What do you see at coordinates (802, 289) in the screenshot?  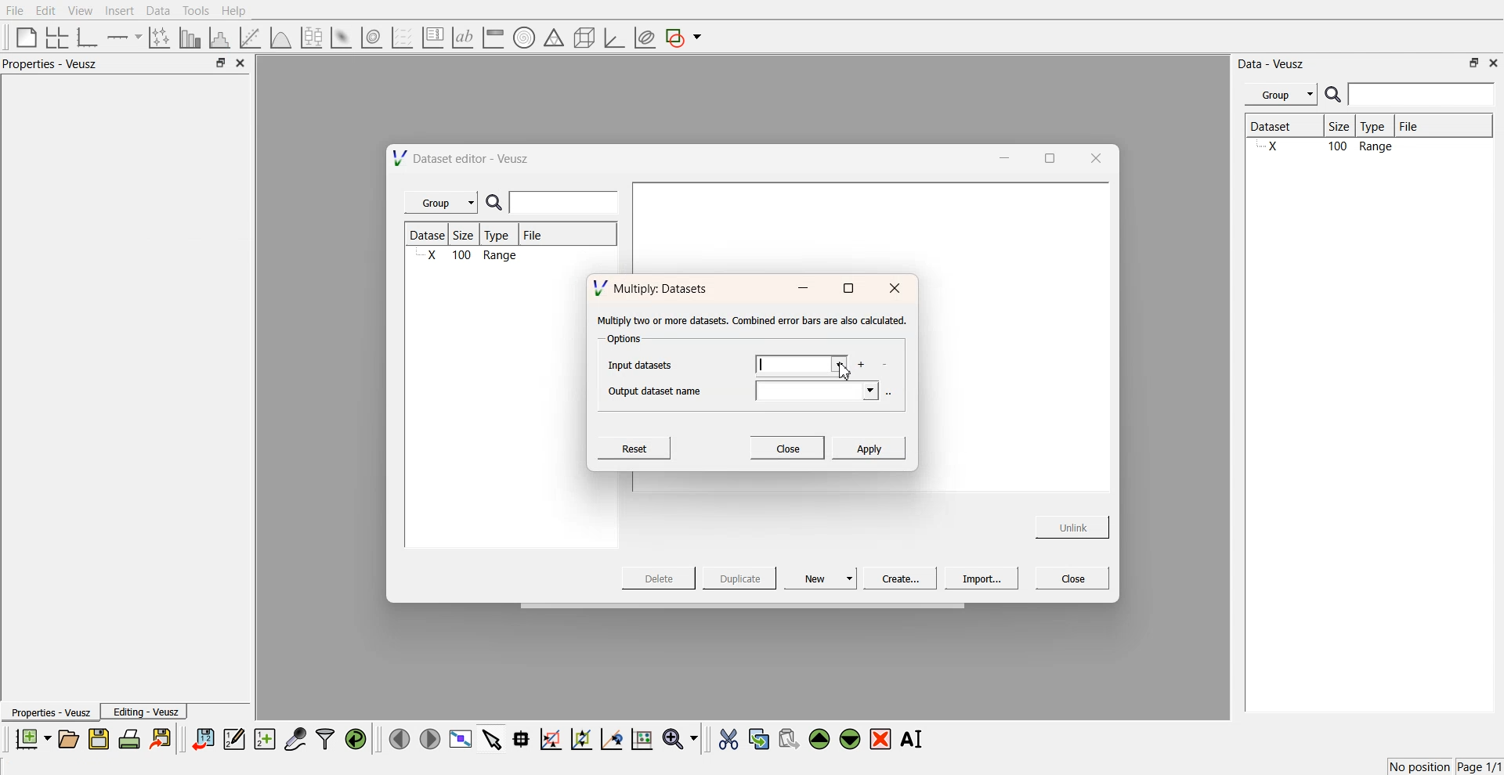 I see `minimise` at bounding box center [802, 289].